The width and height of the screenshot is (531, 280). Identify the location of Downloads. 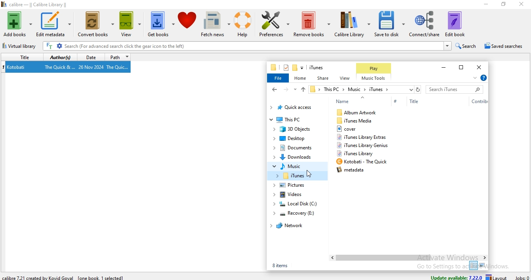
(295, 156).